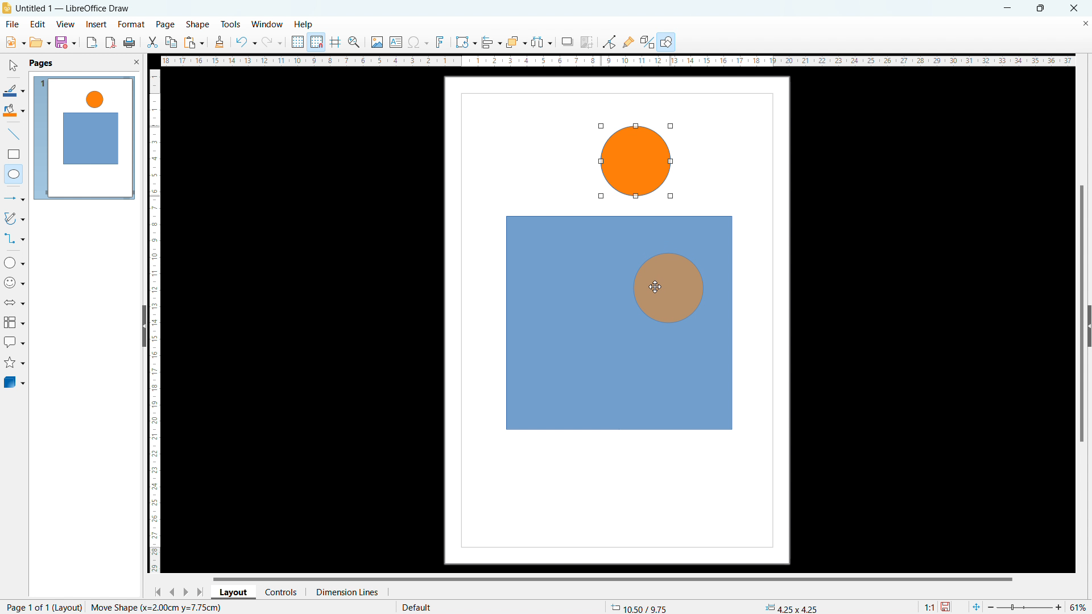 This screenshot has width=1092, height=614. Describe the element at coordinates (38, 23) in the screenshot. I see `edit` at that location.